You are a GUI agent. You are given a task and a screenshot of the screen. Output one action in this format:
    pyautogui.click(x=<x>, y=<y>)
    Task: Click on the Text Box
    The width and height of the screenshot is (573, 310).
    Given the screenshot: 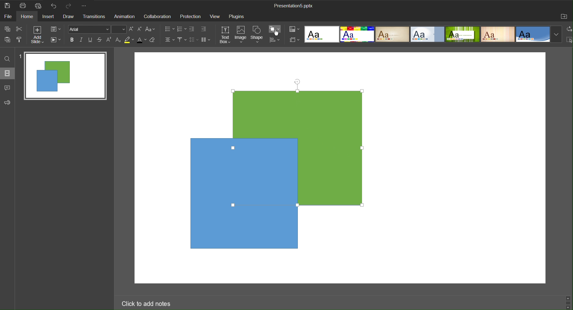 What is the action you would take?
    pyautogui.click(x=224, y=35)
    